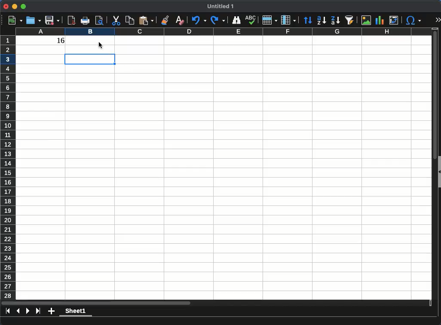  Describe the element at coordinates (8, 167) in the screenshot. I see `rows` at that location.